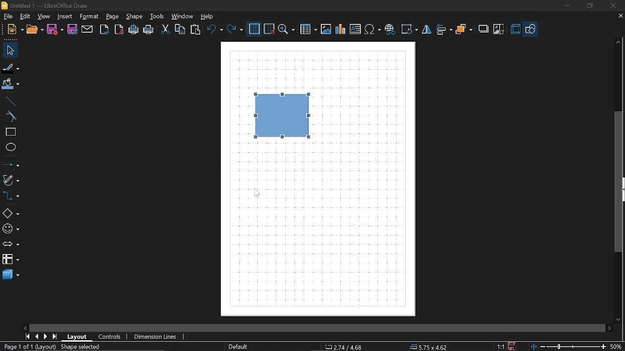  Describe the element at coordinates (27, 336) in the screenshot. I see `go to first page` at that location.